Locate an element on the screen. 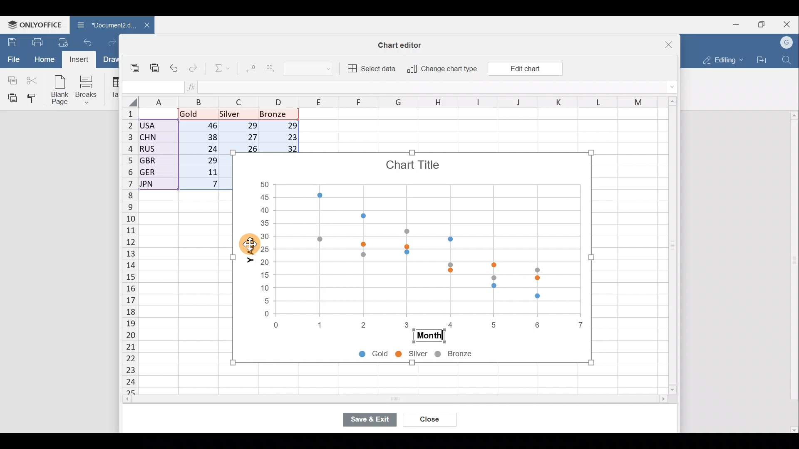  Cursor on Insert is located at coordinates (79, 60).